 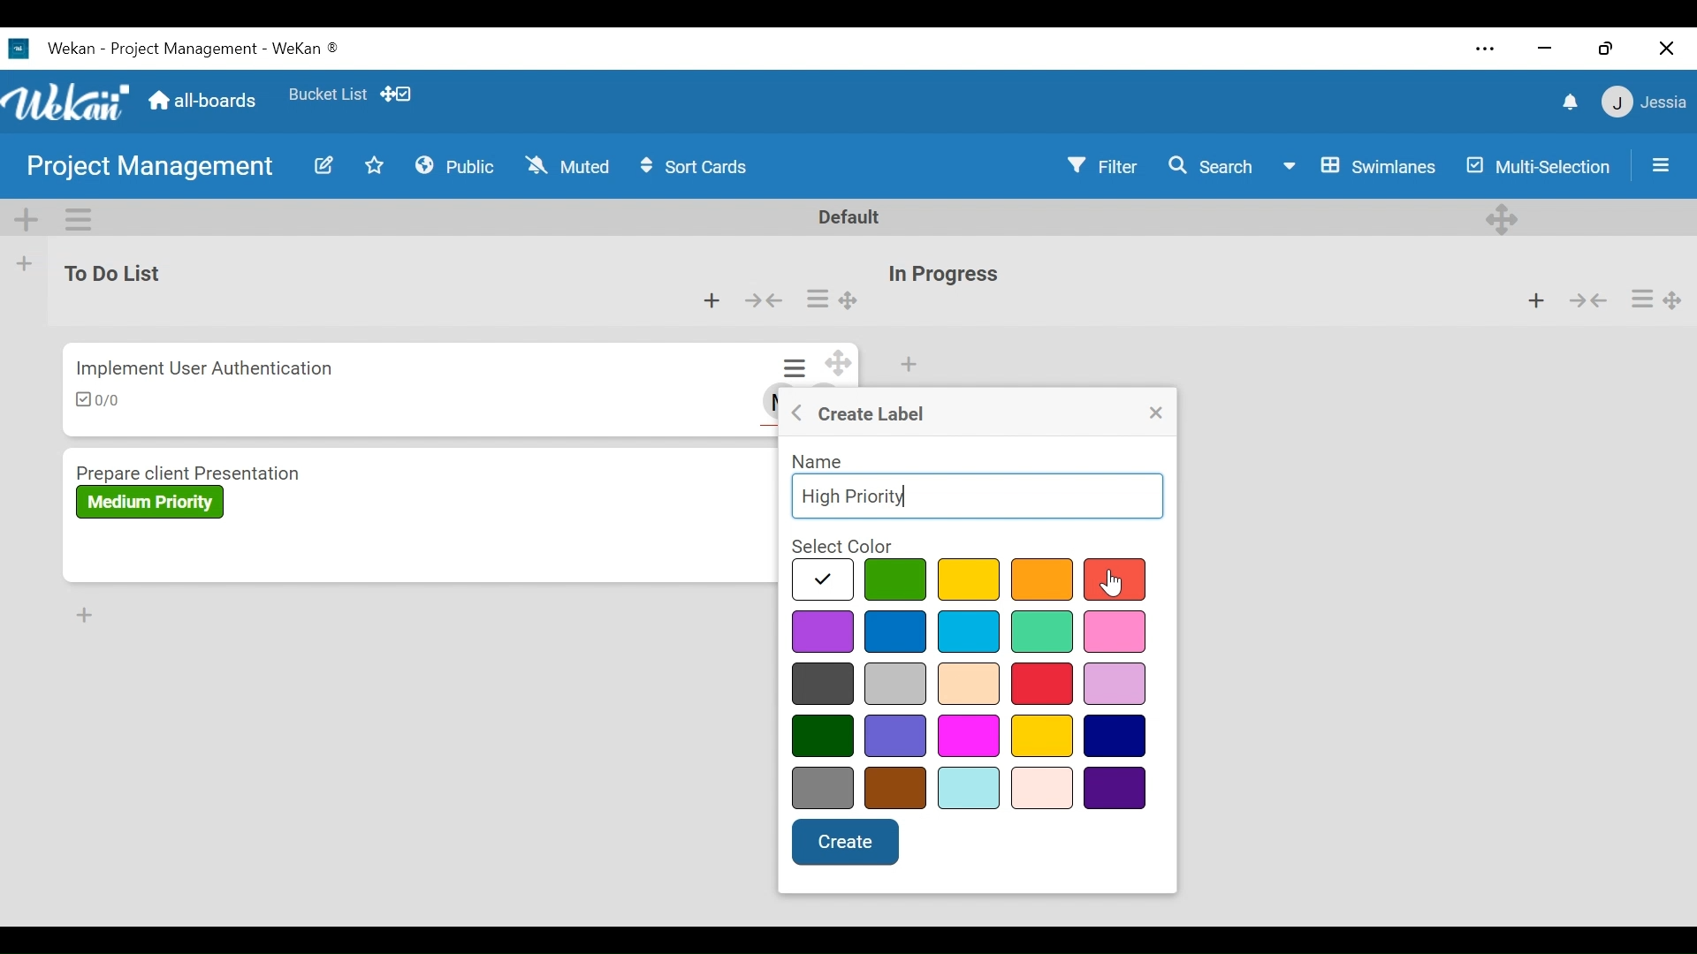 I want to click on Card Title, so click(x=206, y=367).